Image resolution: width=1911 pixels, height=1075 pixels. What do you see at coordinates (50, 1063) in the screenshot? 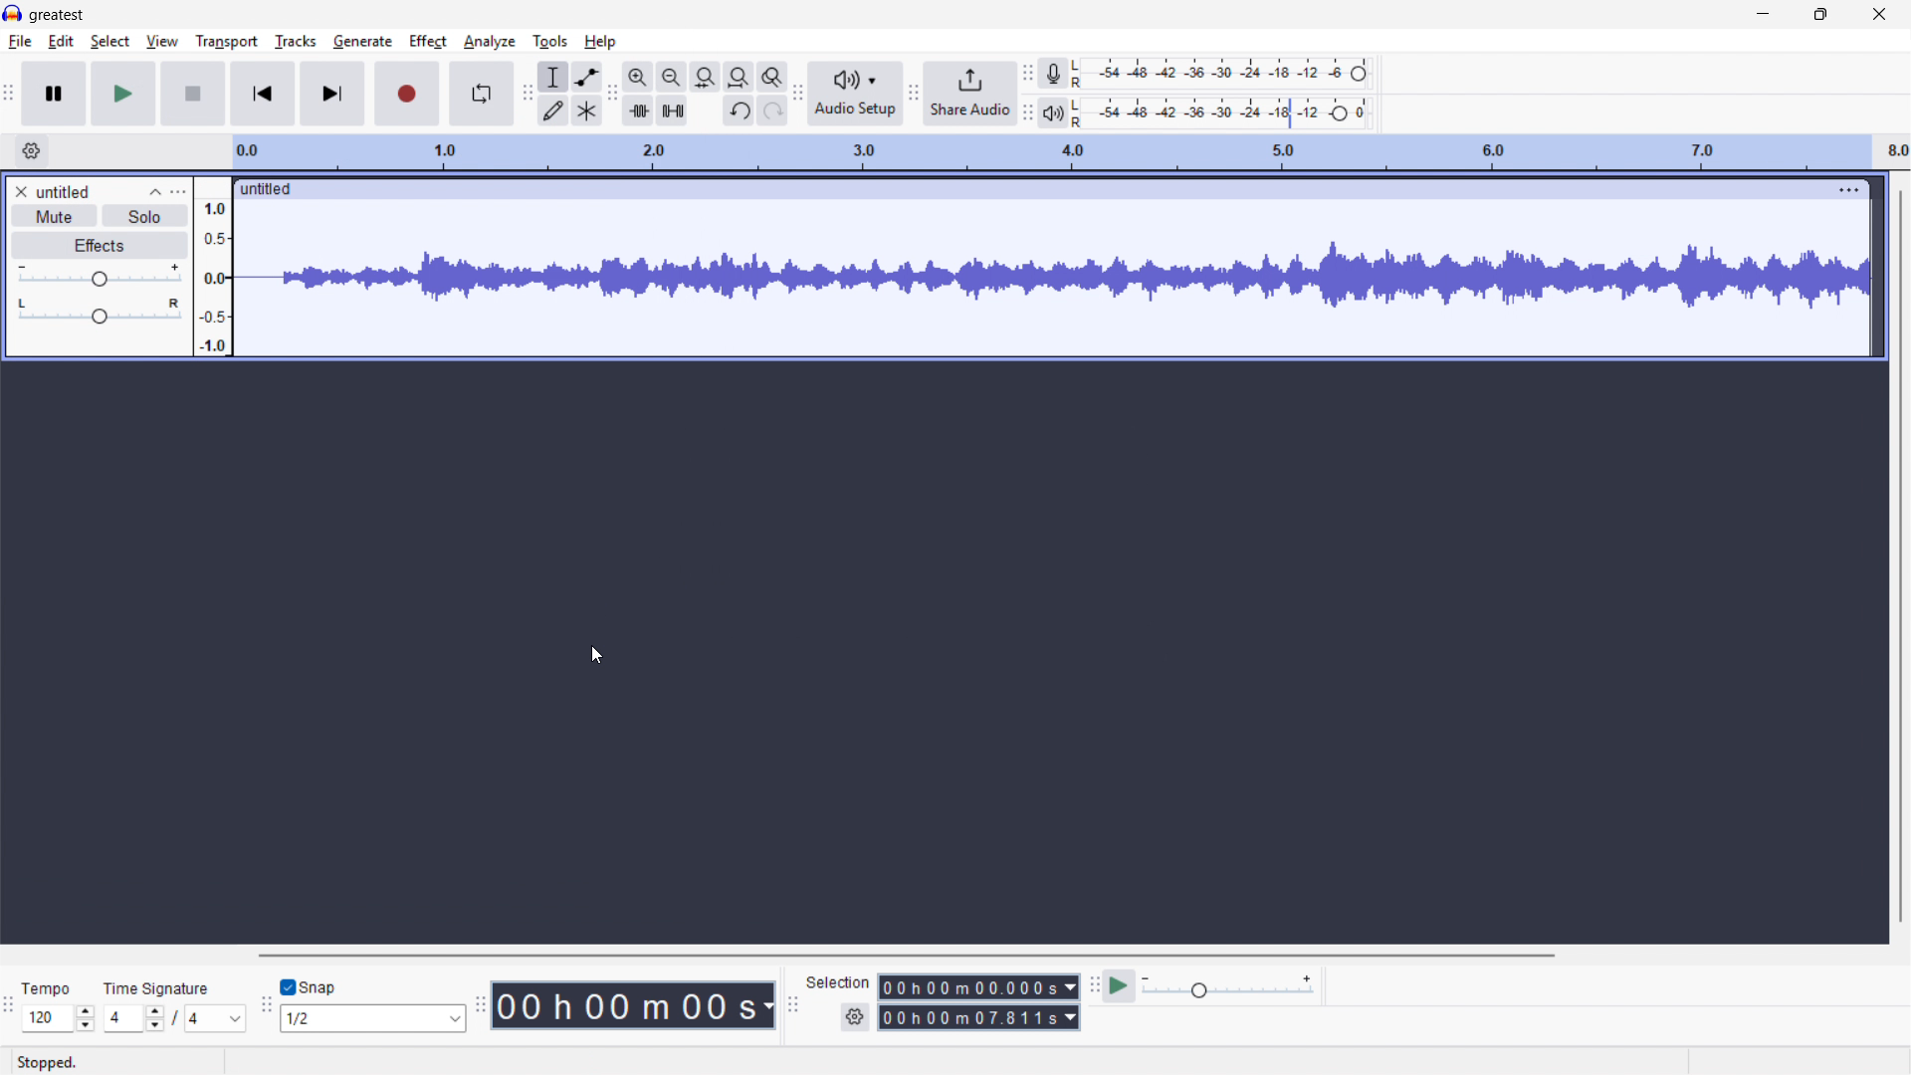
I see `stopped` at bounding box center [50, 1063].